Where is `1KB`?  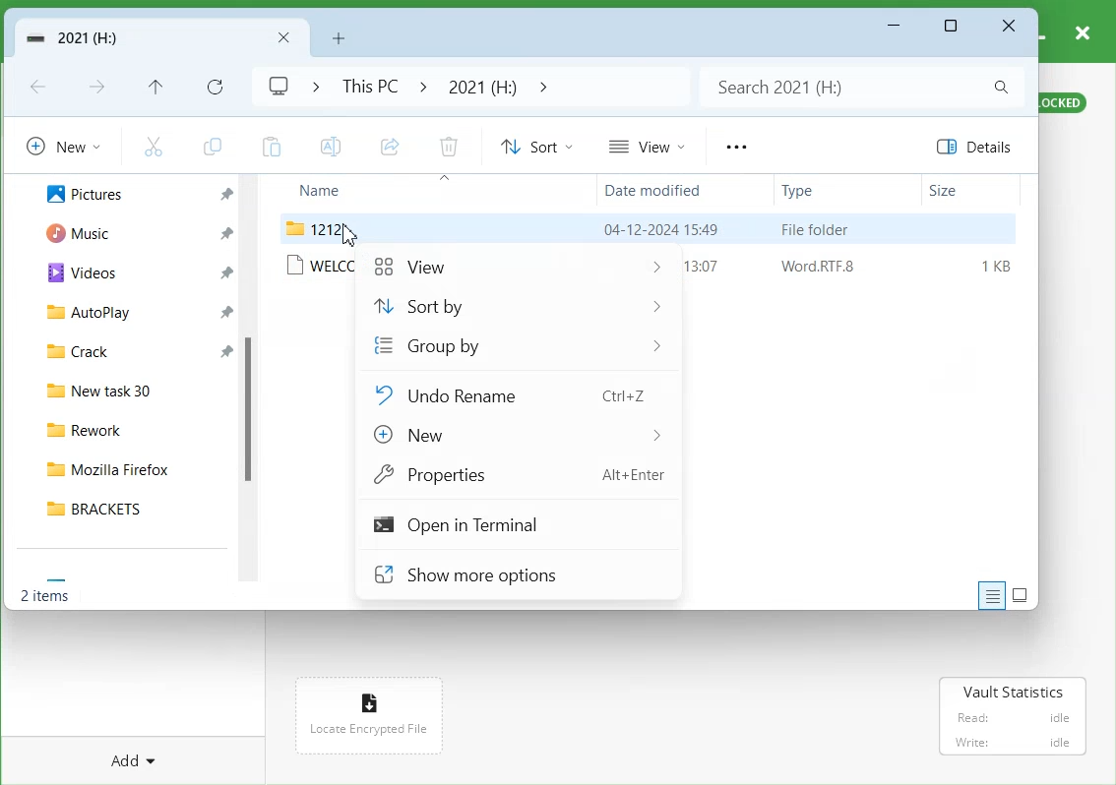
1KB is located at coordinates (996, 266).